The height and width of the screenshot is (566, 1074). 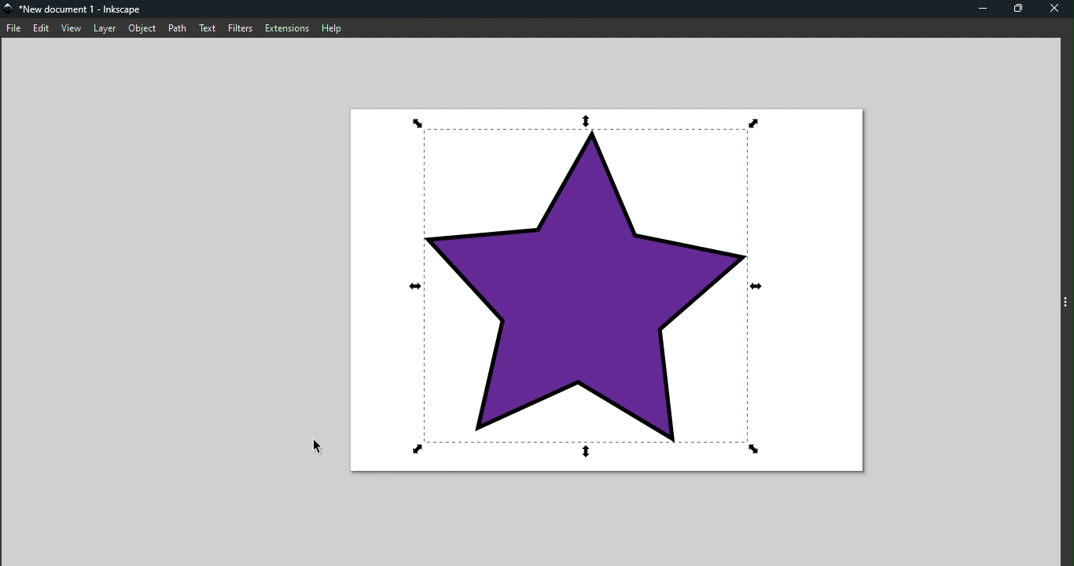 What do you see at coordinates (72, 29) in the screenshot?
I see `View` at bounding box center [72, 29].